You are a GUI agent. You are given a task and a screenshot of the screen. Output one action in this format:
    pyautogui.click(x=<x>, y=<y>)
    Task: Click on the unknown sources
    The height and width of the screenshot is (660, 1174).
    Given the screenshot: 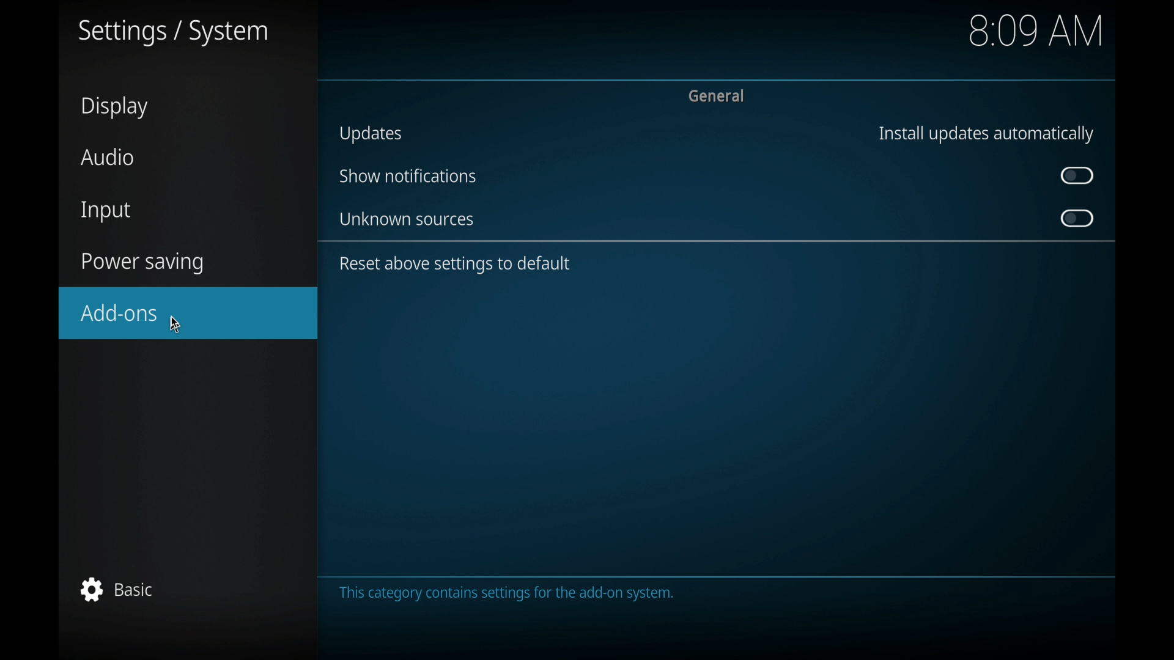 What is the action you would take?
    pyautogui.click(x=407, y=220)
    